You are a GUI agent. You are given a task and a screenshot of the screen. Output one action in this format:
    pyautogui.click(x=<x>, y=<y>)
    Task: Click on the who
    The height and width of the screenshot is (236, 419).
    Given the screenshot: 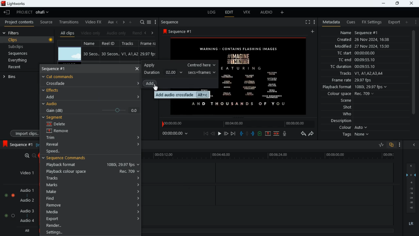 What is the action you would take?
    pyautogui.click(x=349, y=114)
    